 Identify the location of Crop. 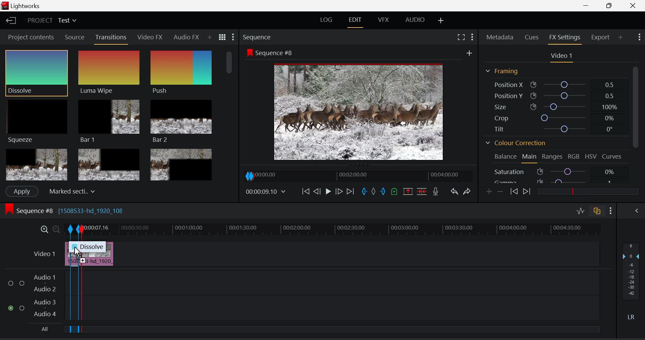
(552, 117).